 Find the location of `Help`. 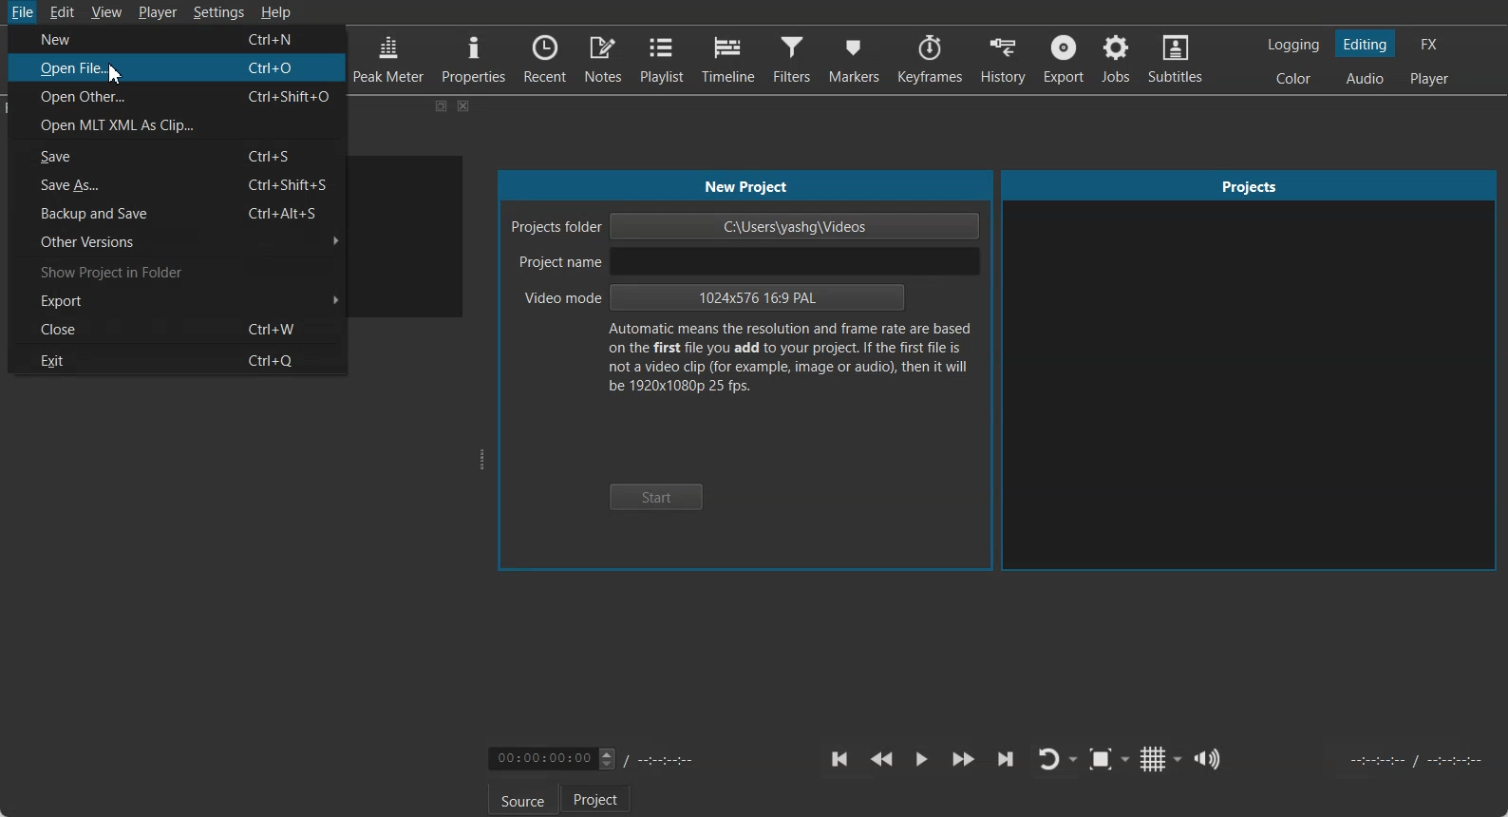

Help is located at coordinates (275, 11).